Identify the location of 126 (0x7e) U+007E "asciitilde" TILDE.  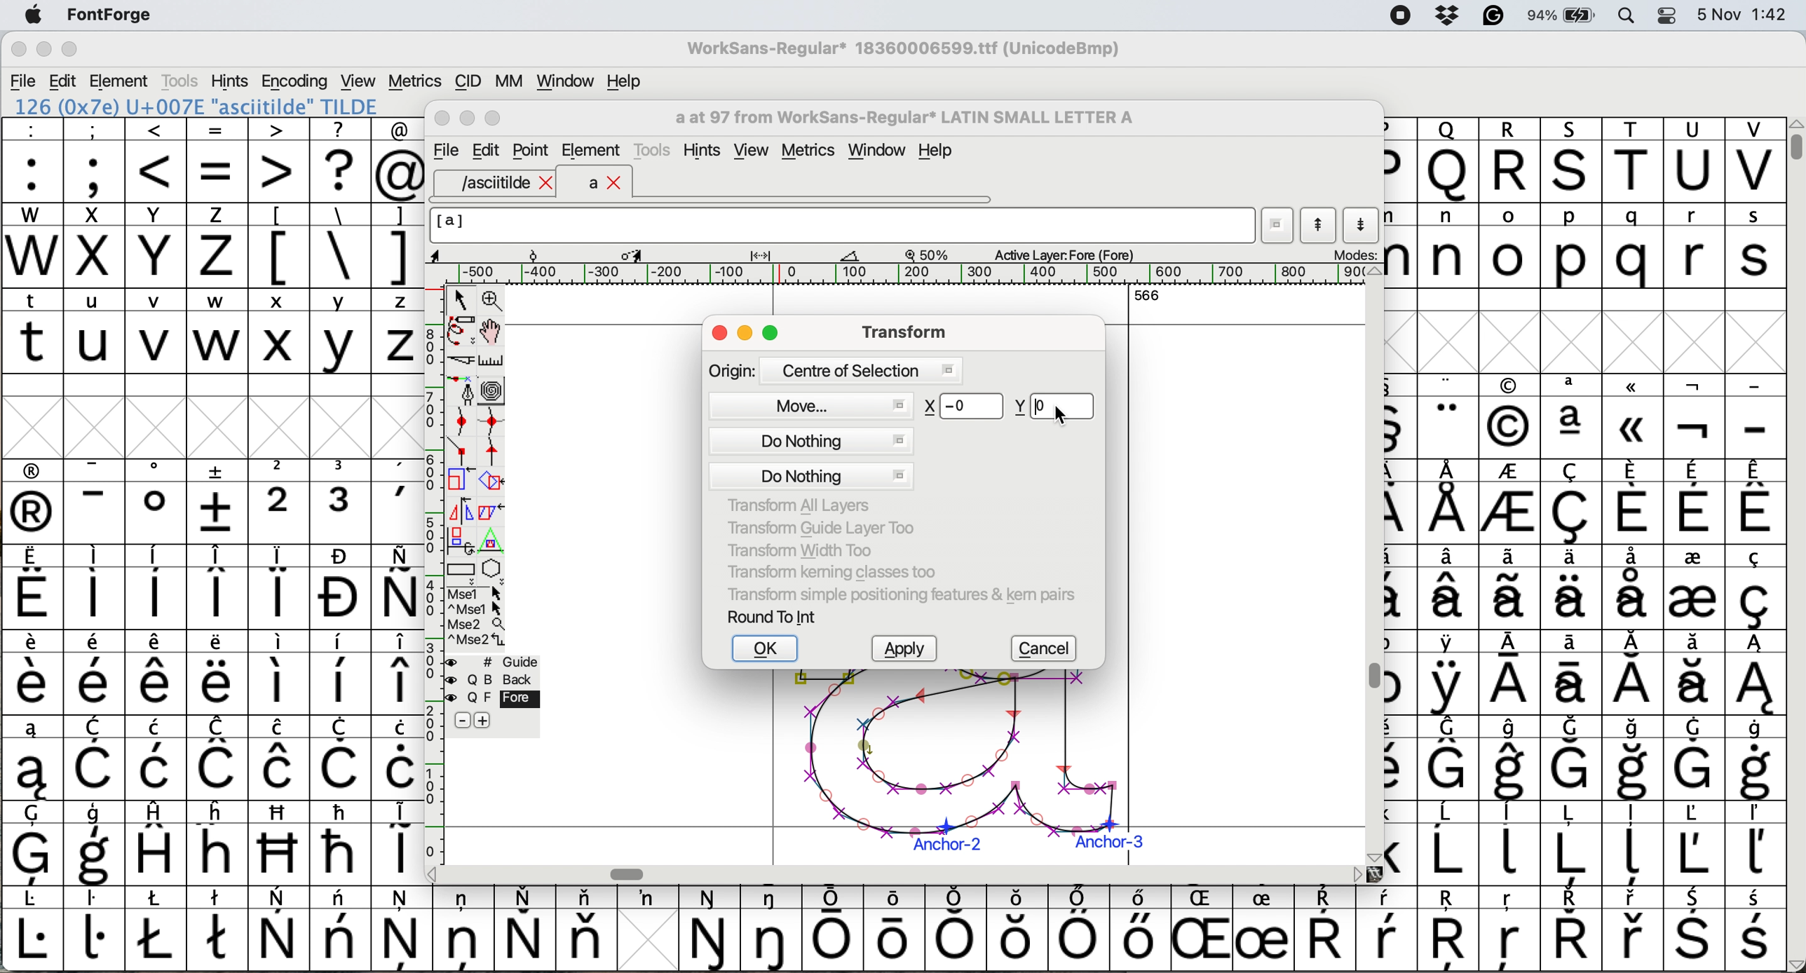
(198, 106).